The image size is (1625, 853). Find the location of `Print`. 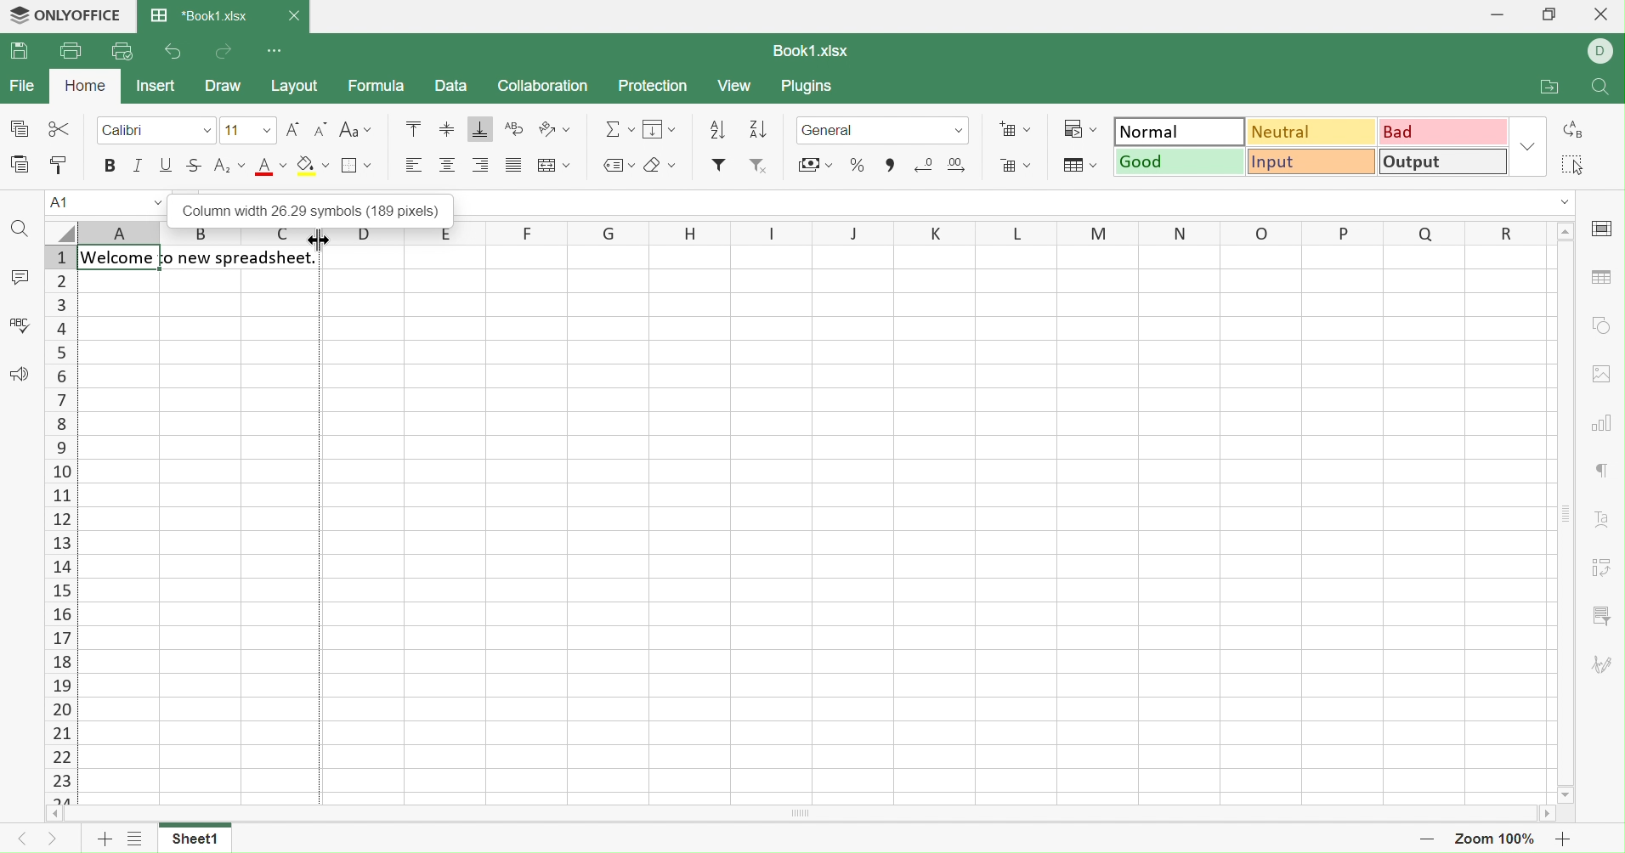

Print is located at coordinates (71, 48).